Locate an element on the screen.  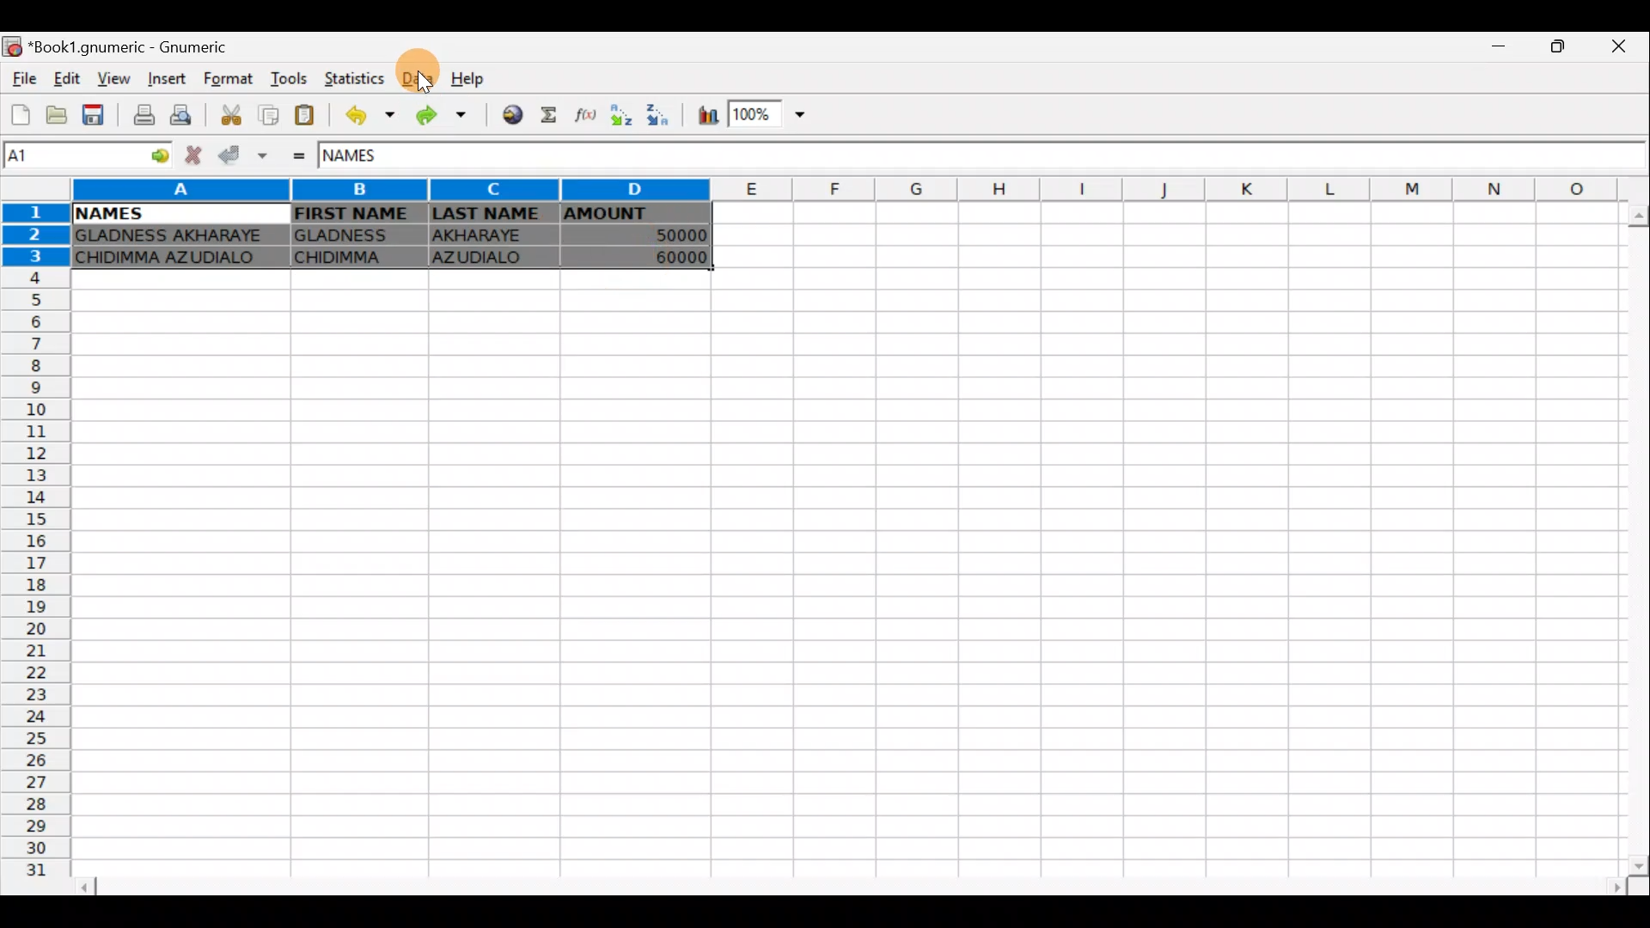
Go to is located at coordinates (154, 157).